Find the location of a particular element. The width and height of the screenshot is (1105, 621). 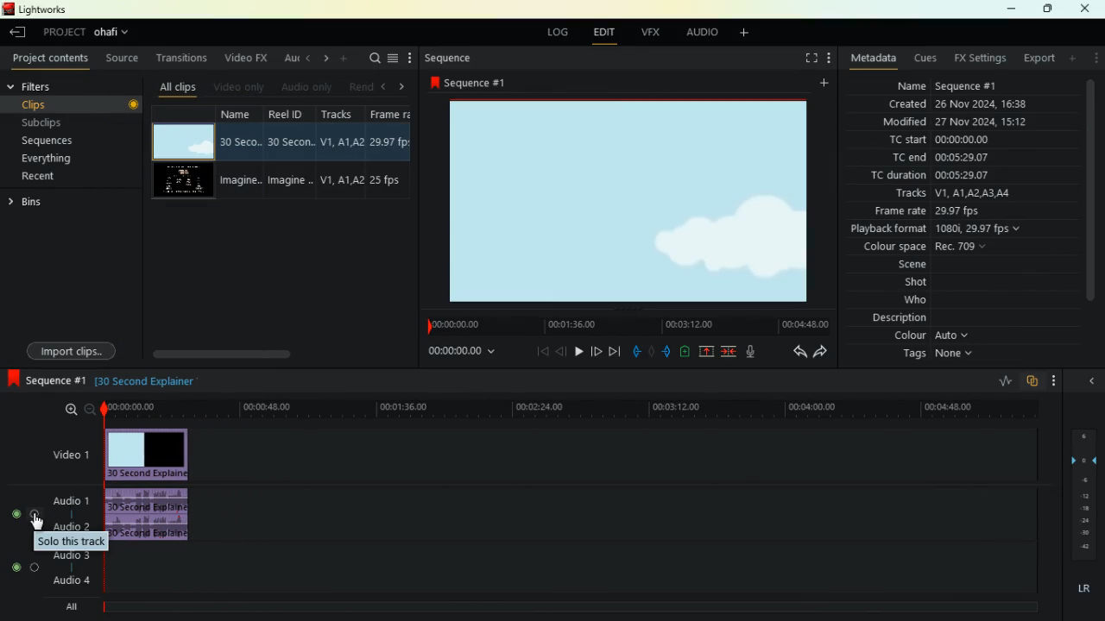

overlap is located at coordinates (1034, 379).